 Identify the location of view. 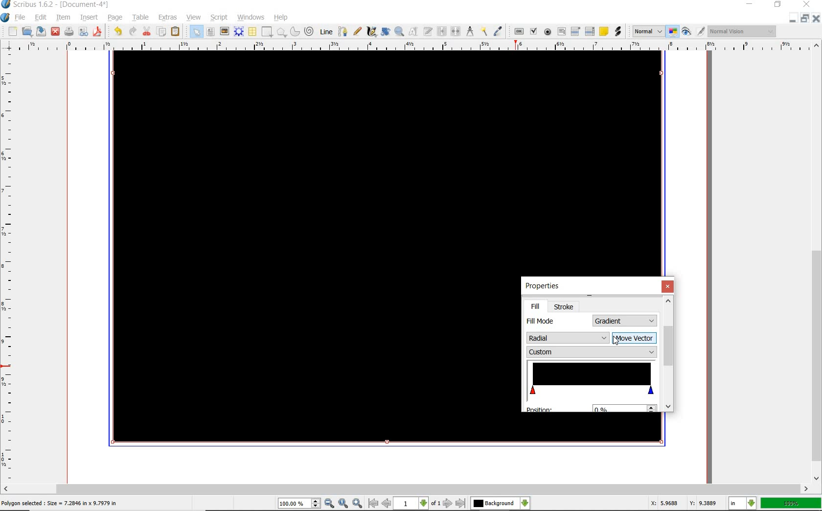
(194, 18).